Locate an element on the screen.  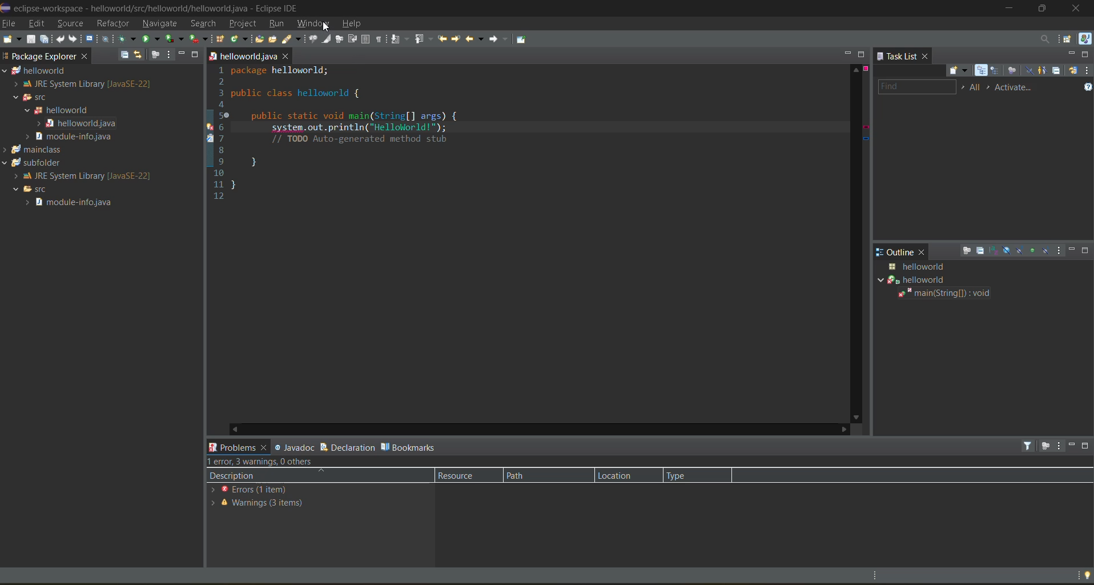
mainclass is located at coordinates (51, 150).